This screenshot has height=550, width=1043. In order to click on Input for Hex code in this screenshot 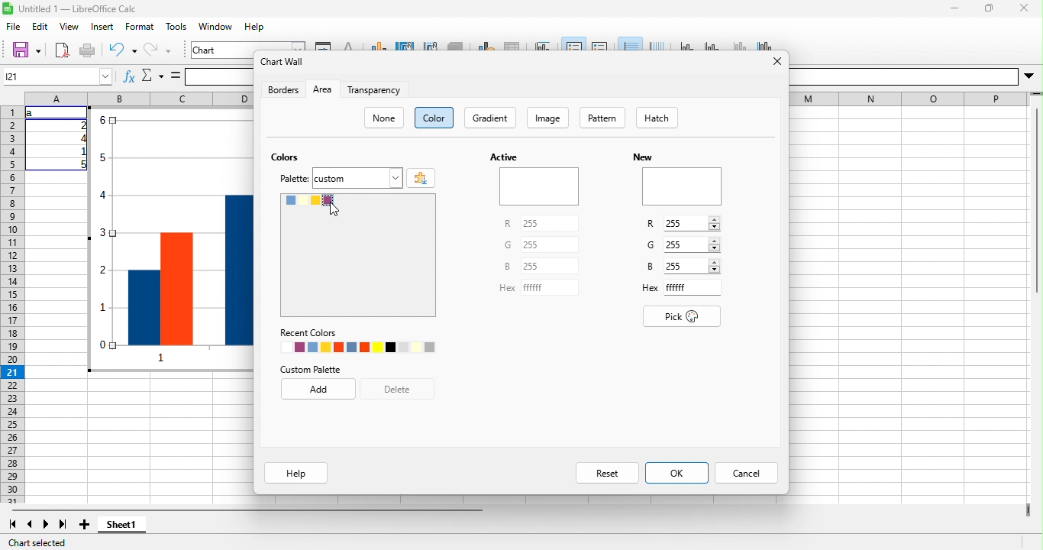, I will do `click(693, 287)`.